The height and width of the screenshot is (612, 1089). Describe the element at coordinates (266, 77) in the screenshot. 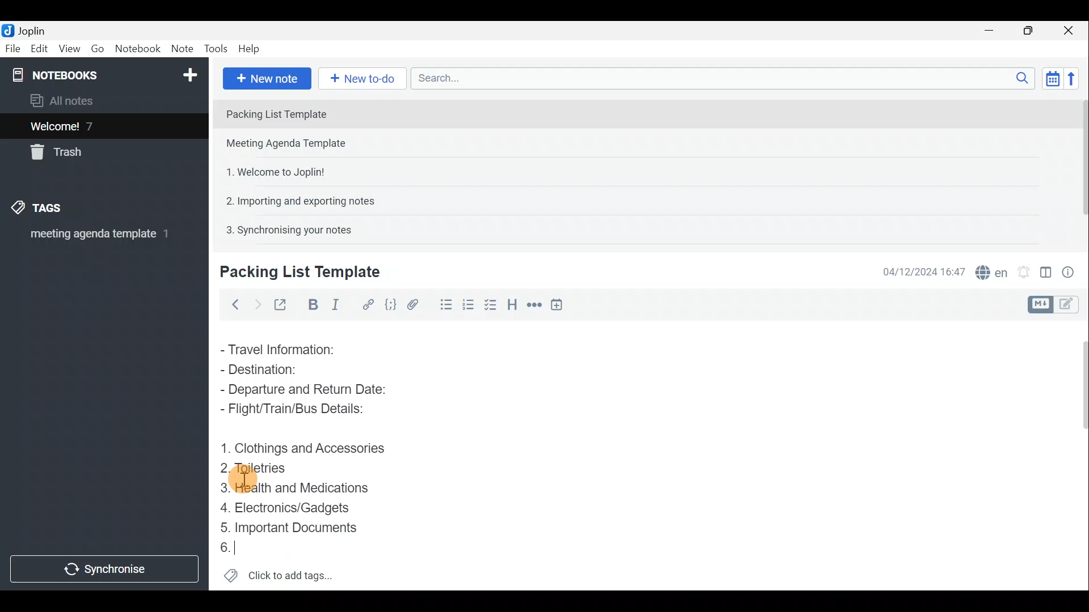

I see `New note` at that location.